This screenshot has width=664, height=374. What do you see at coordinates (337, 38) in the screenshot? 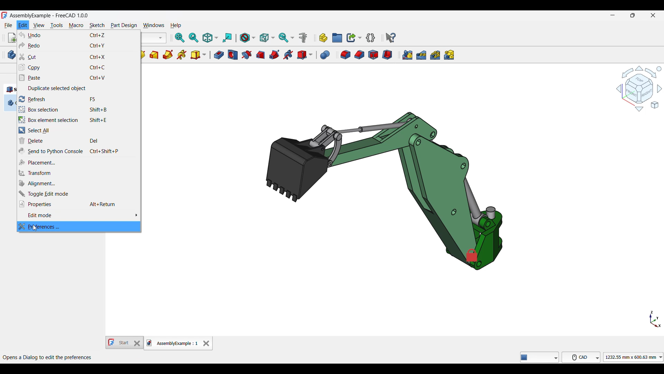
I see `Create group` at bounding box center [337, 38].